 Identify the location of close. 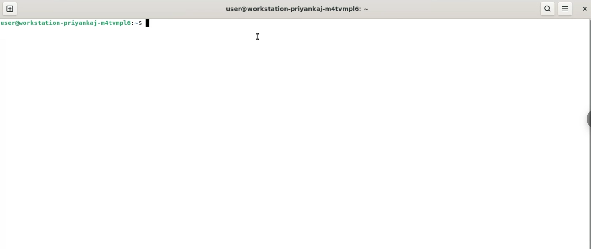
(584, 8).